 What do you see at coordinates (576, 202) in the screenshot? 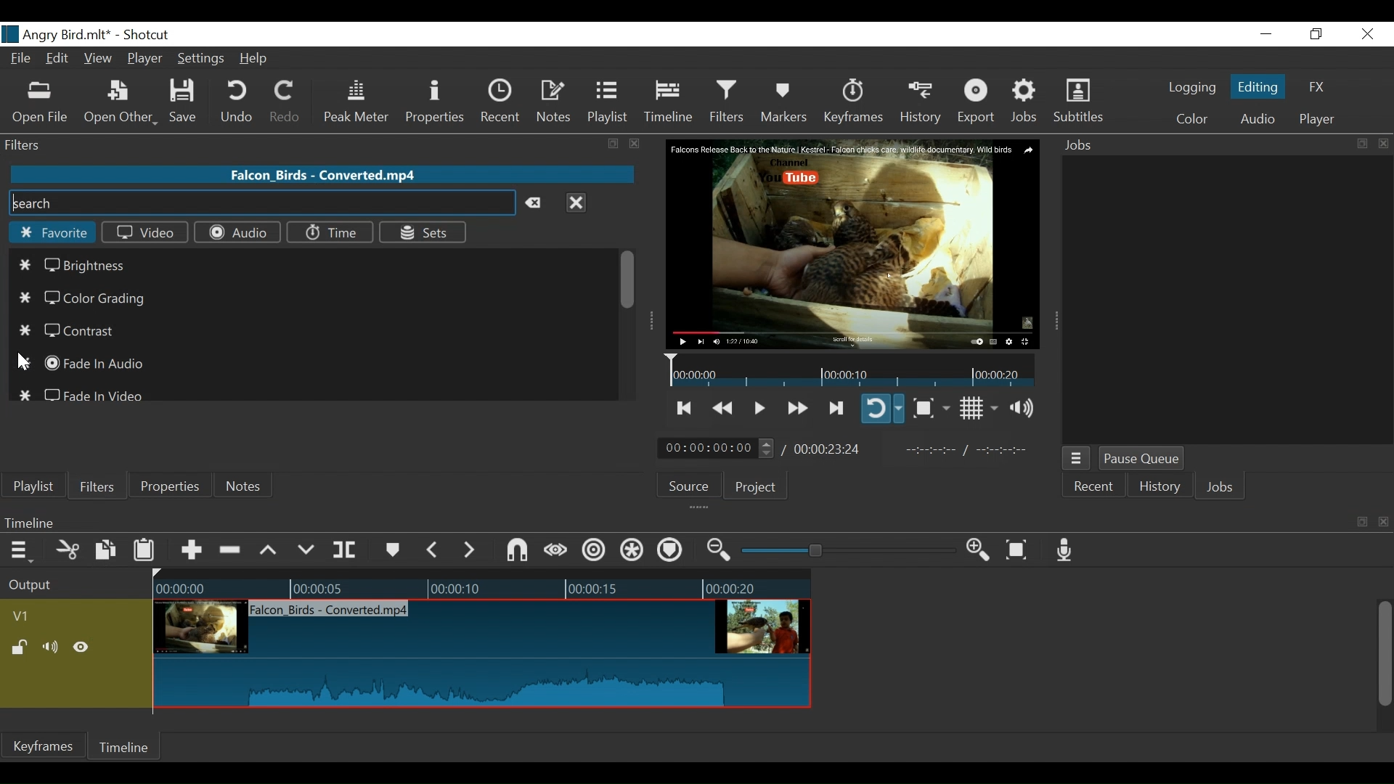
I see `Close menu` at bounding box center [576, 202].